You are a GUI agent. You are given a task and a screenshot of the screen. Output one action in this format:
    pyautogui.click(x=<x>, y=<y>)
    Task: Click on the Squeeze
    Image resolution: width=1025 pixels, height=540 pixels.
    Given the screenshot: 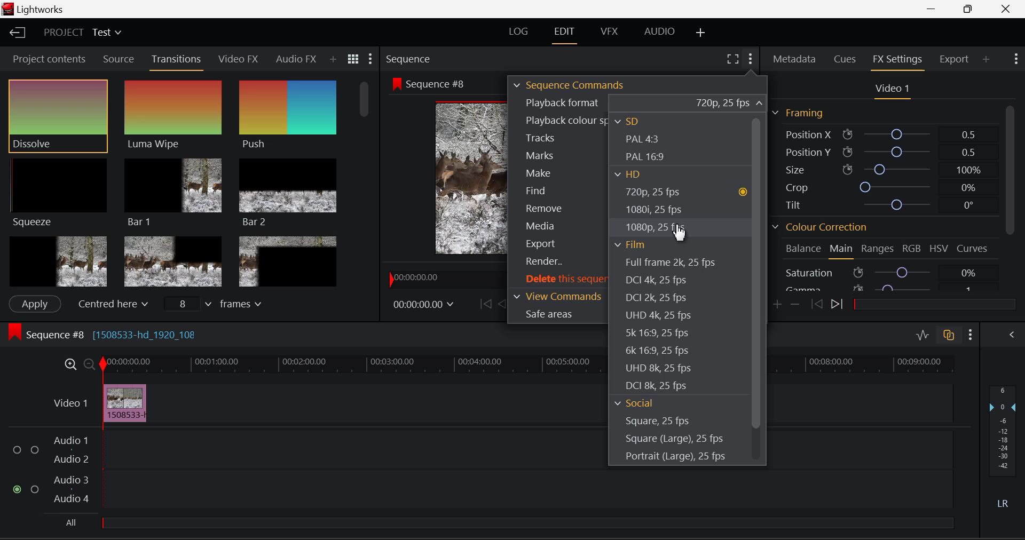 What is the action you would take?
    pyautogui.click(x=58, y=192)
    